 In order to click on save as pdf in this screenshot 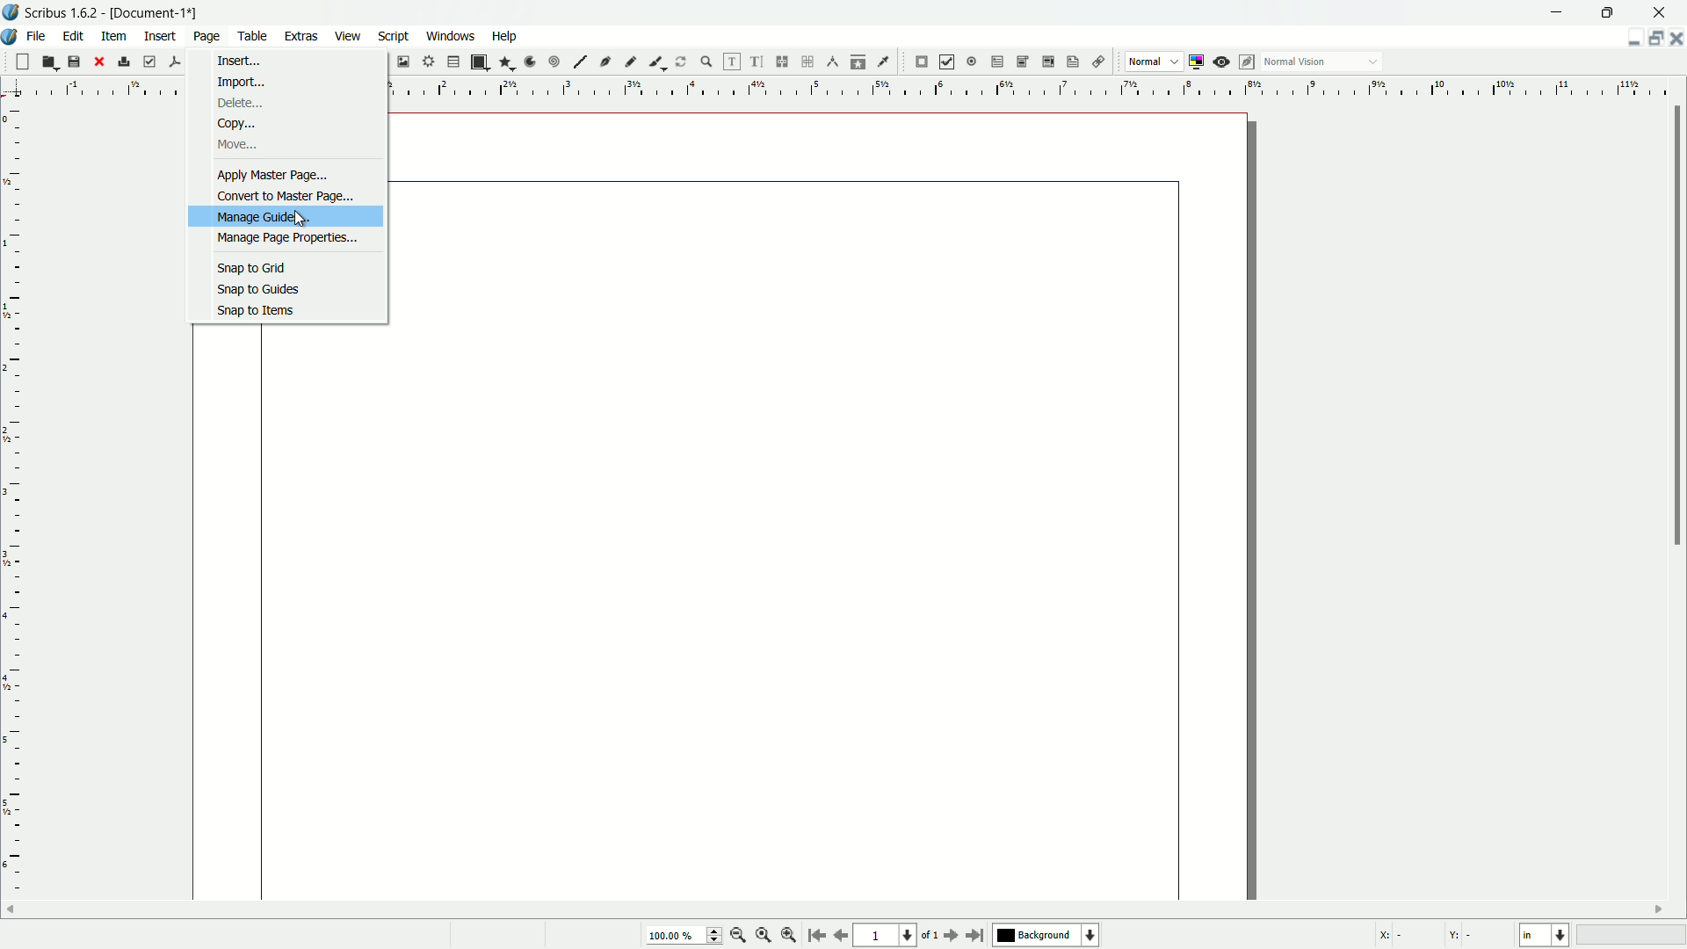, I will do `click(175, 60)`.